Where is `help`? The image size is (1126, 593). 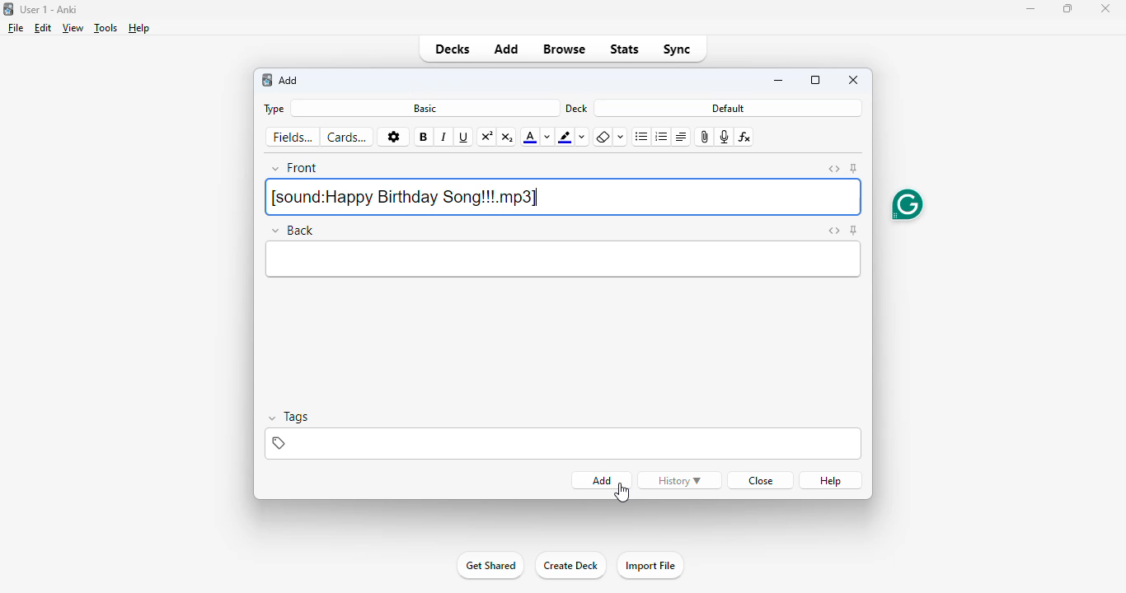 help is located at coordinates (830, 481).